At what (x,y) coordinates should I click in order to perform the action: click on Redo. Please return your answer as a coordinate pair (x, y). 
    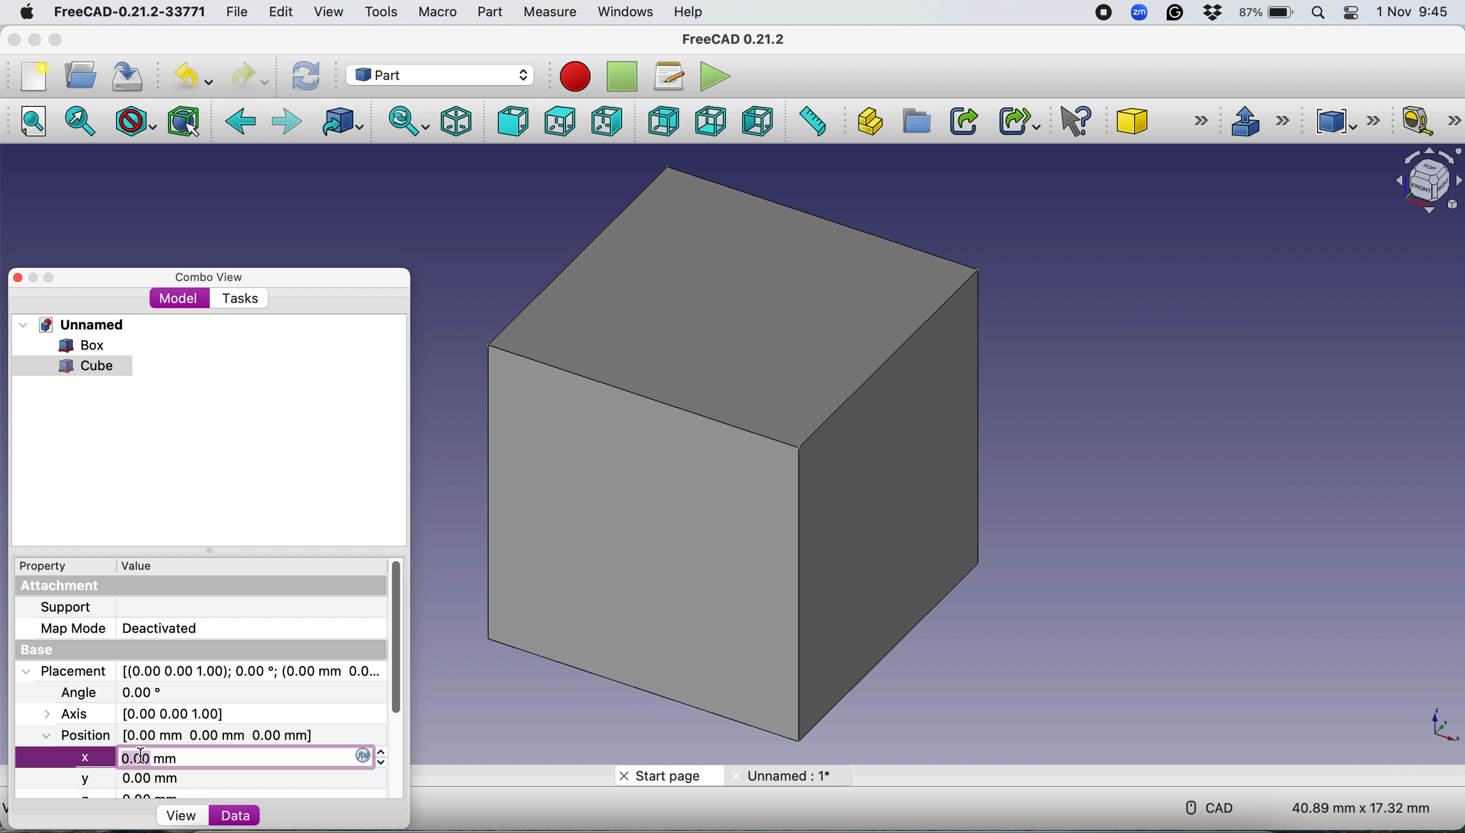
    Looking at the image, I should click on (248, 77).